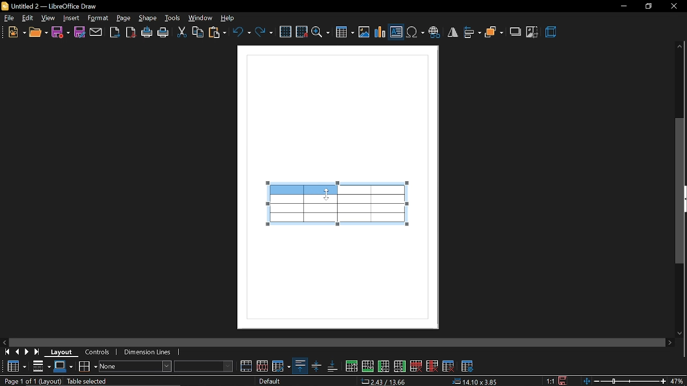  Describe the element at coordinates (64, 352) in the screenshot. I see `layout` at that location.